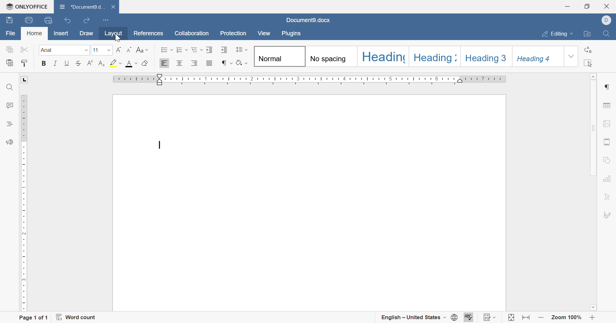 The image size is (616, 323). What do you see at coordinates (184, 51) in the screenshot?
I see `numbering` at bounding box center [184, 51].